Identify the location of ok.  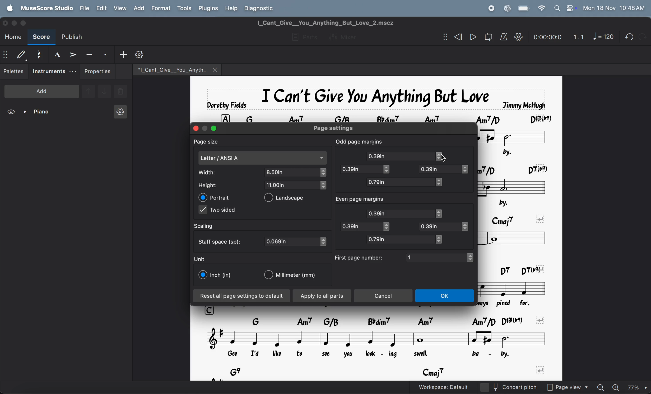
(446, 296).